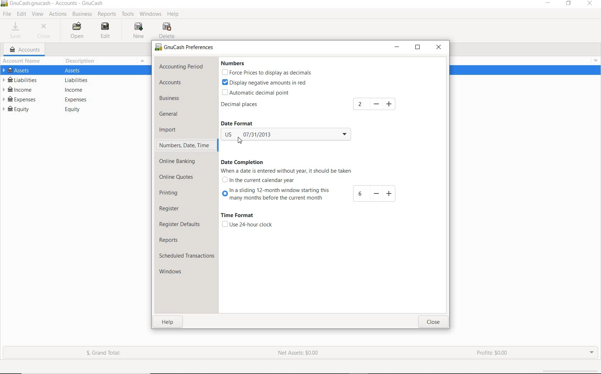  I want to click on decimal places, so click(251, 106).